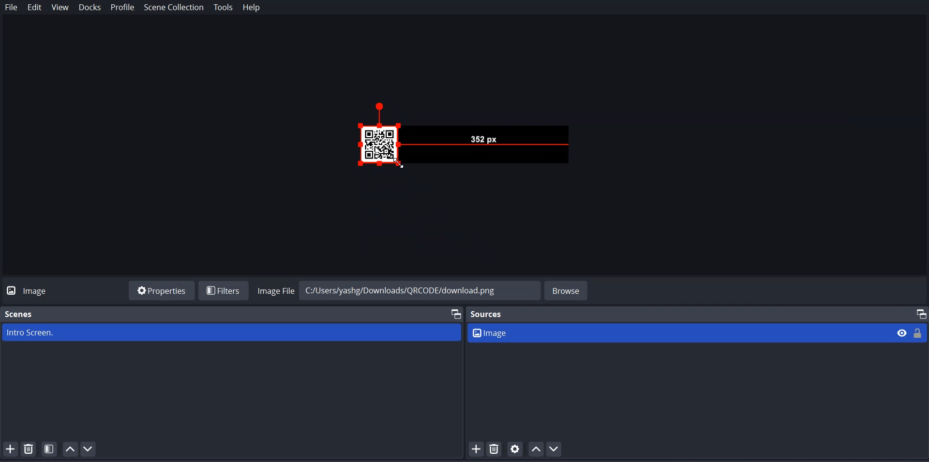  I want to click on Tools, so click(223, 8).